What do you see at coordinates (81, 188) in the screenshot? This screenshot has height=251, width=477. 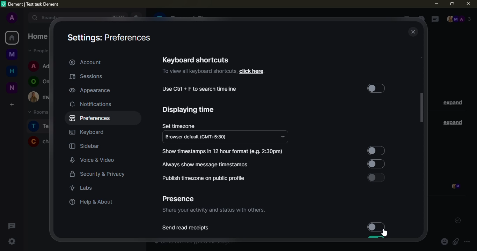 I see `labs` at bounding box center [81, 188].